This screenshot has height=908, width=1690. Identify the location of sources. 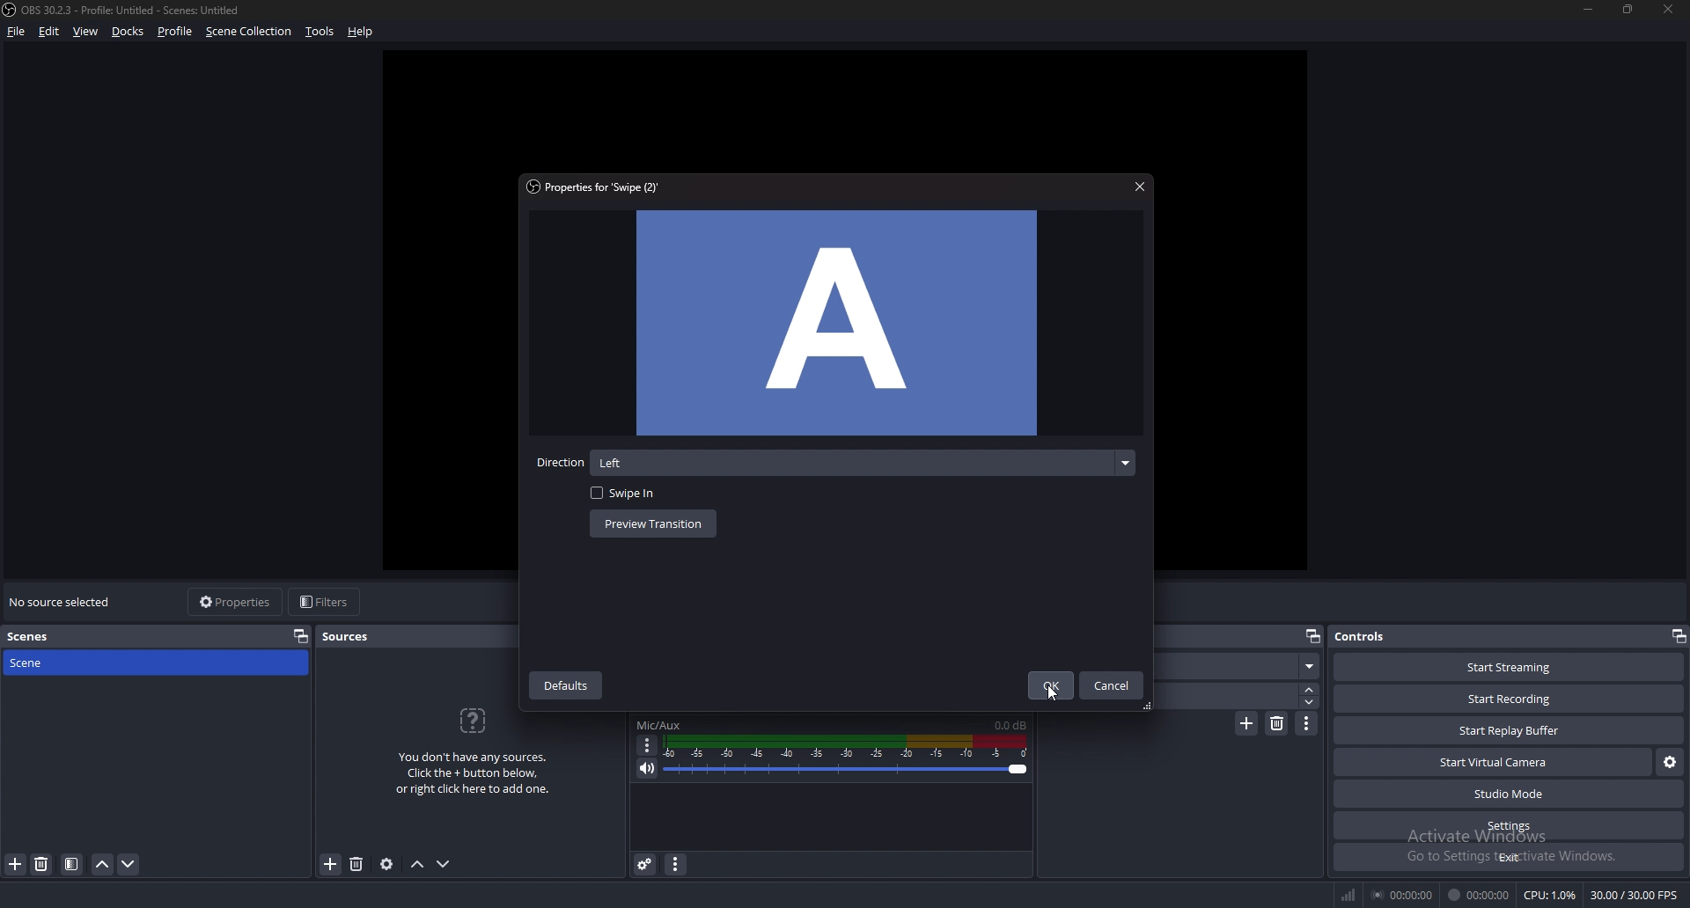
(347, 637).